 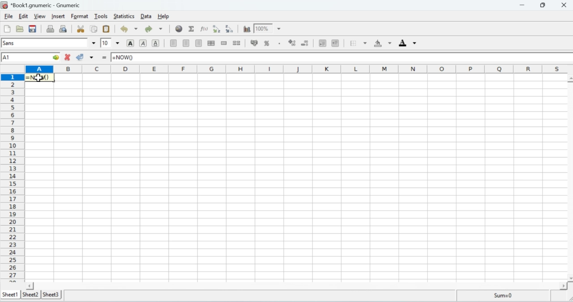 What do you see at coordinates (336, 43) in the screenshot?
I see `Increase the indent, and align the contents to the left` at bounding box center [336, 43].